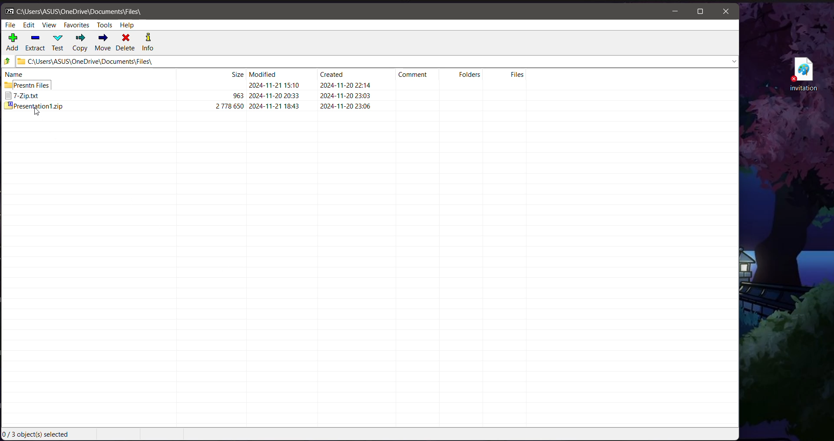 This screenshot has height=441, width=834. What do you see at coordinates (10, 11) in the screenshot?
I see `Application Logo` at bounding box center [10, 11].